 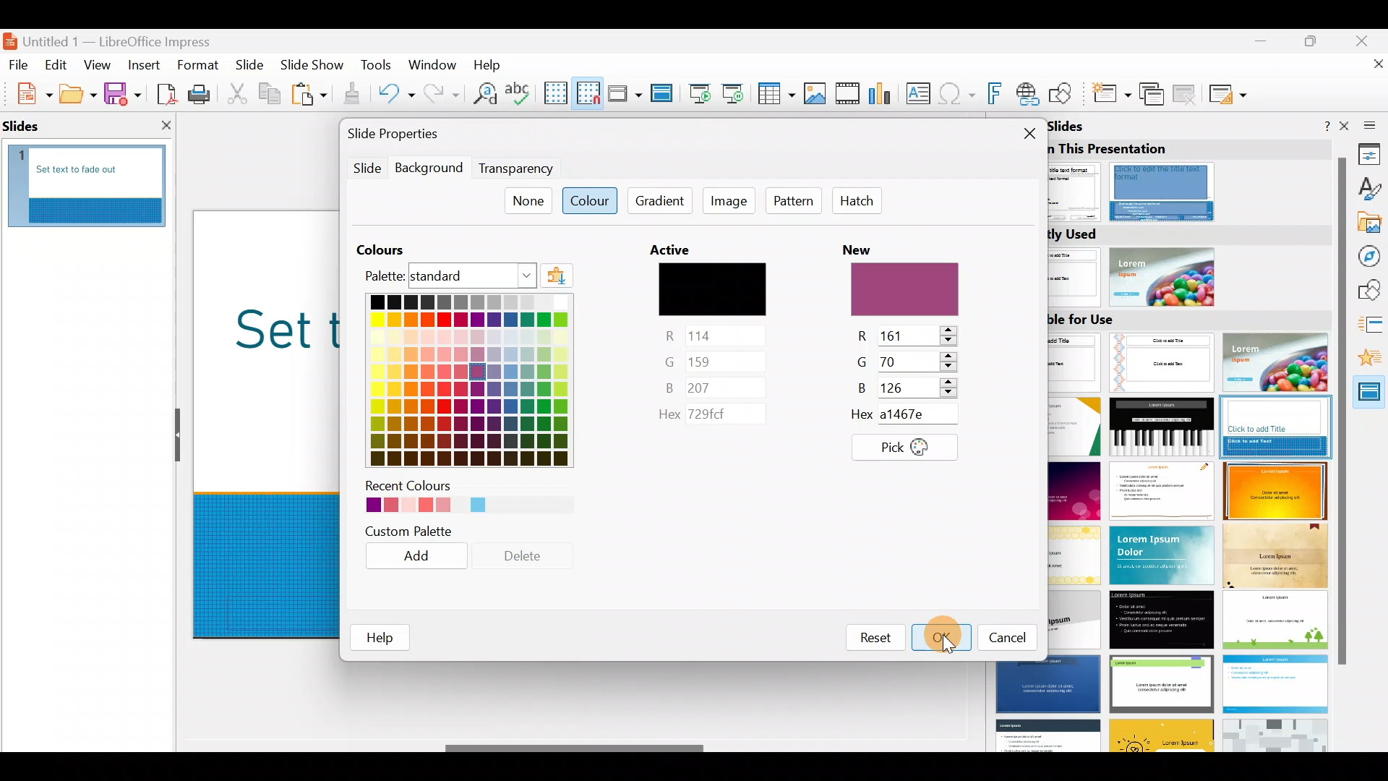 What do you see at coordinates (440, 93) in the screenshot?
I see `Redo` at bounding box center [440, 93].